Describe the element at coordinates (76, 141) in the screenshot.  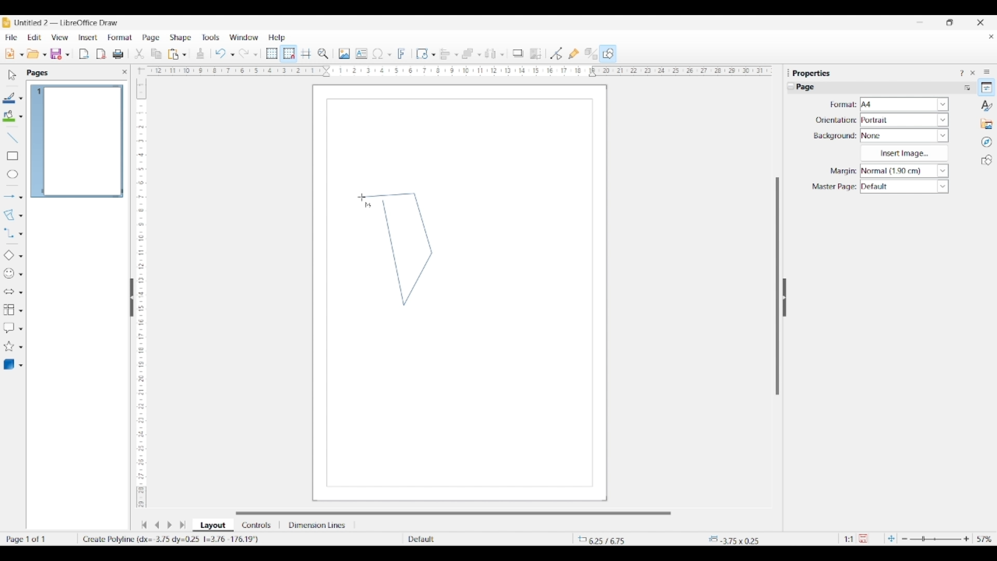
I see `Current page` at that location.